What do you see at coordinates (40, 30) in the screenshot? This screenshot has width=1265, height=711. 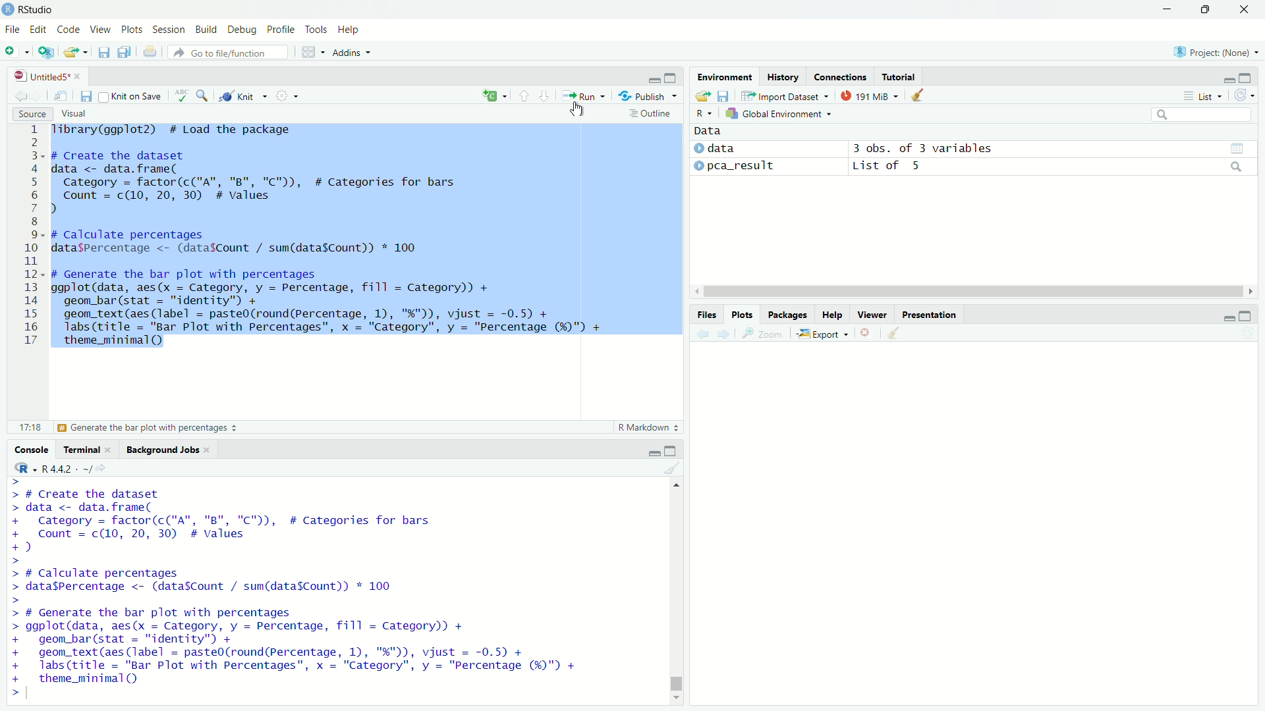 I see `Edit` at bounding box center [40, 30].